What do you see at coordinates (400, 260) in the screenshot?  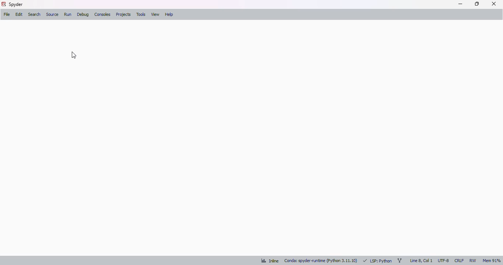 I see `git branch` at bounding box center [400, 260].